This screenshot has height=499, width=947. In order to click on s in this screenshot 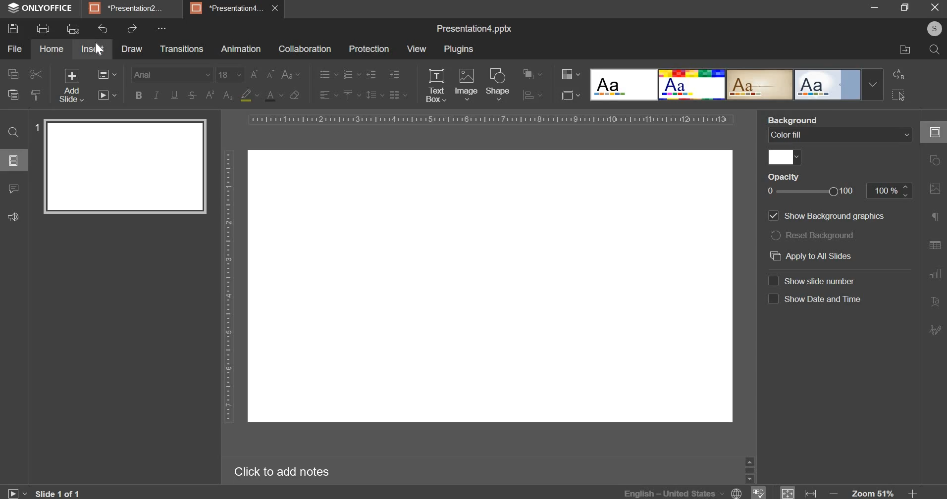, I will do `click(935, 28)`.